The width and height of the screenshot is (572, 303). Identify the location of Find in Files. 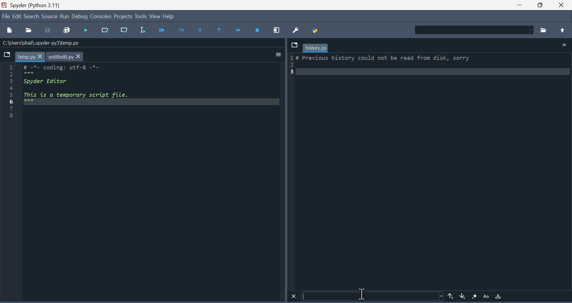
(473, 30).